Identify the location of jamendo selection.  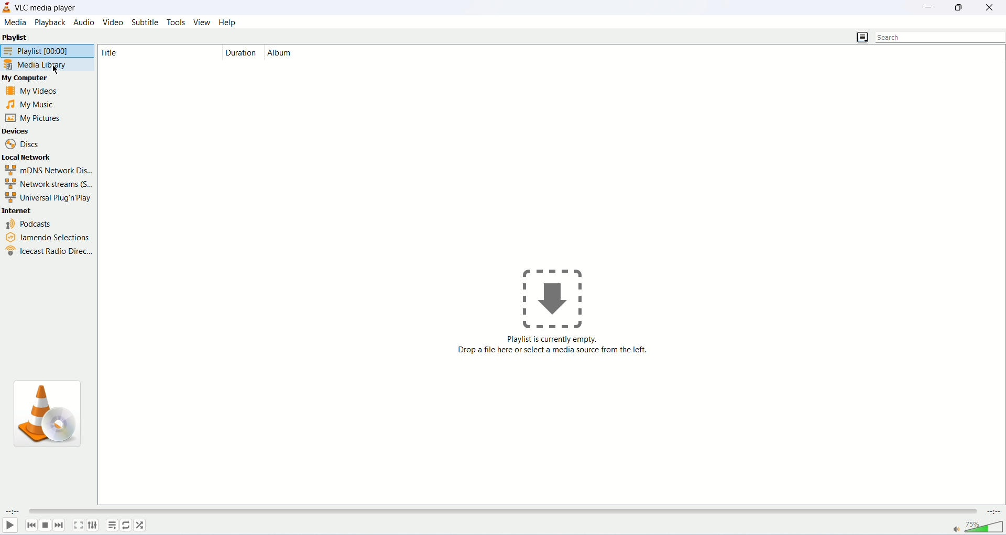
(48, 237).